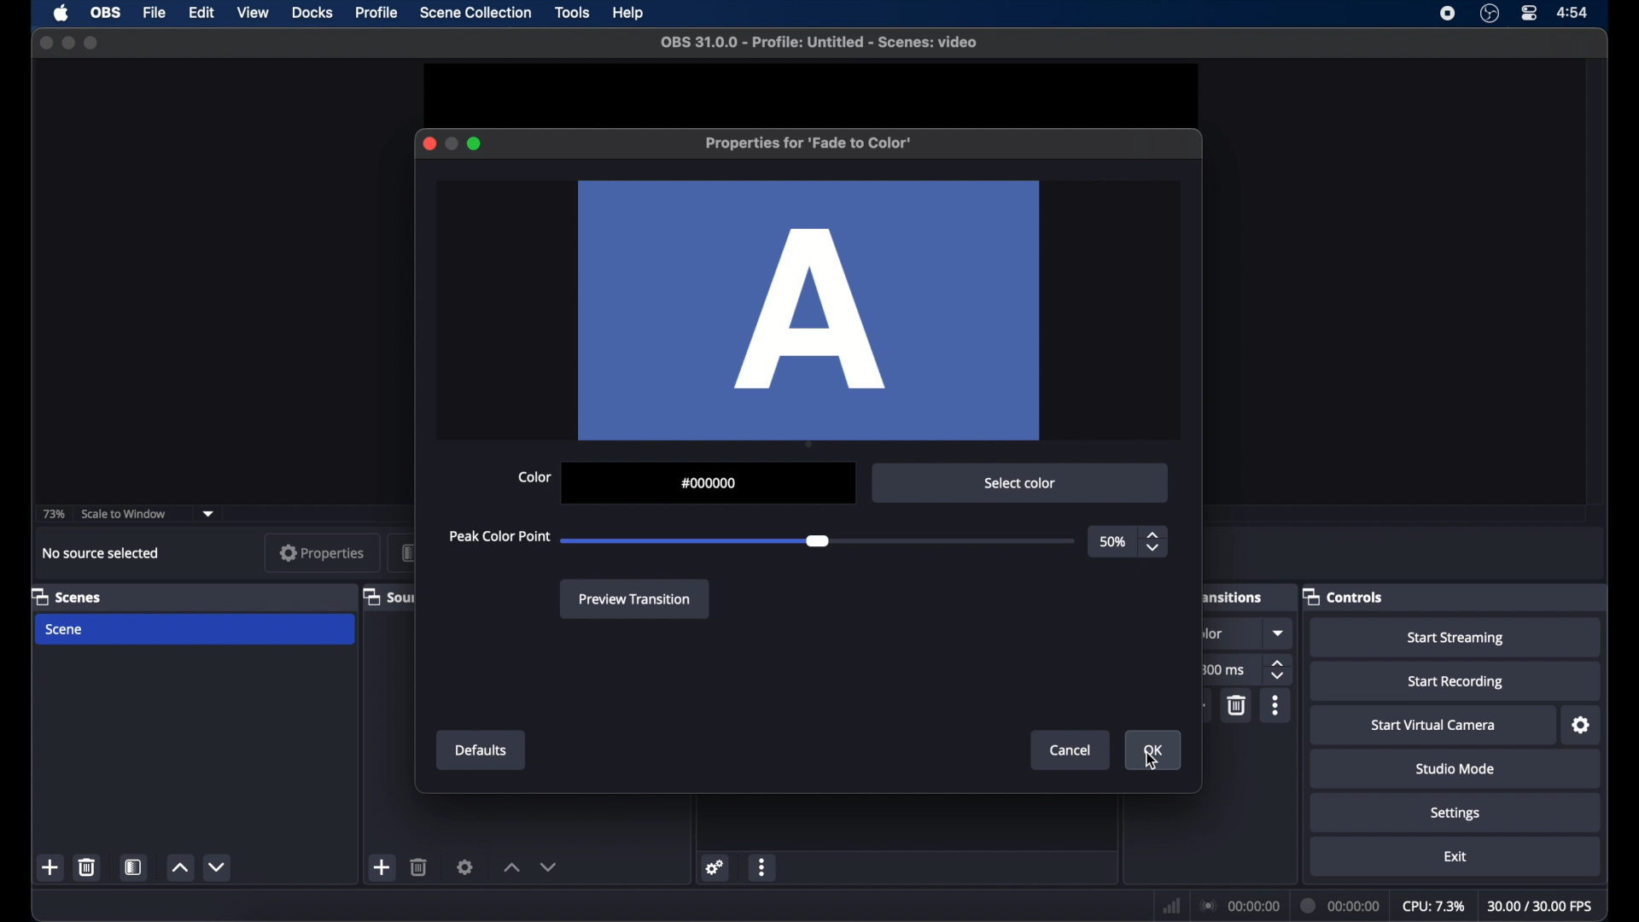 This screenshot has width=1639, height=922. Describe the element at coordinates (1433, 726) in the screenshot. I see `startvirtual camera` at that location.